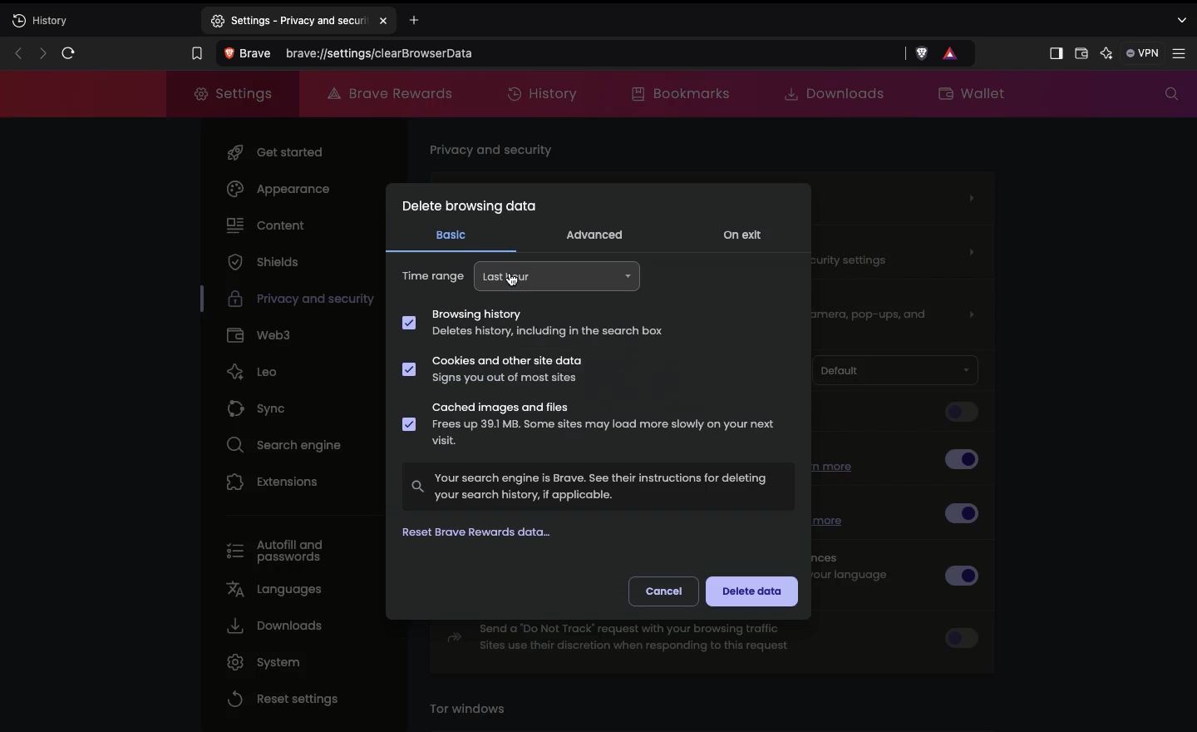  Describe the element at coordinates (451, 235) in the screenshot. I see `Basic` at that location.